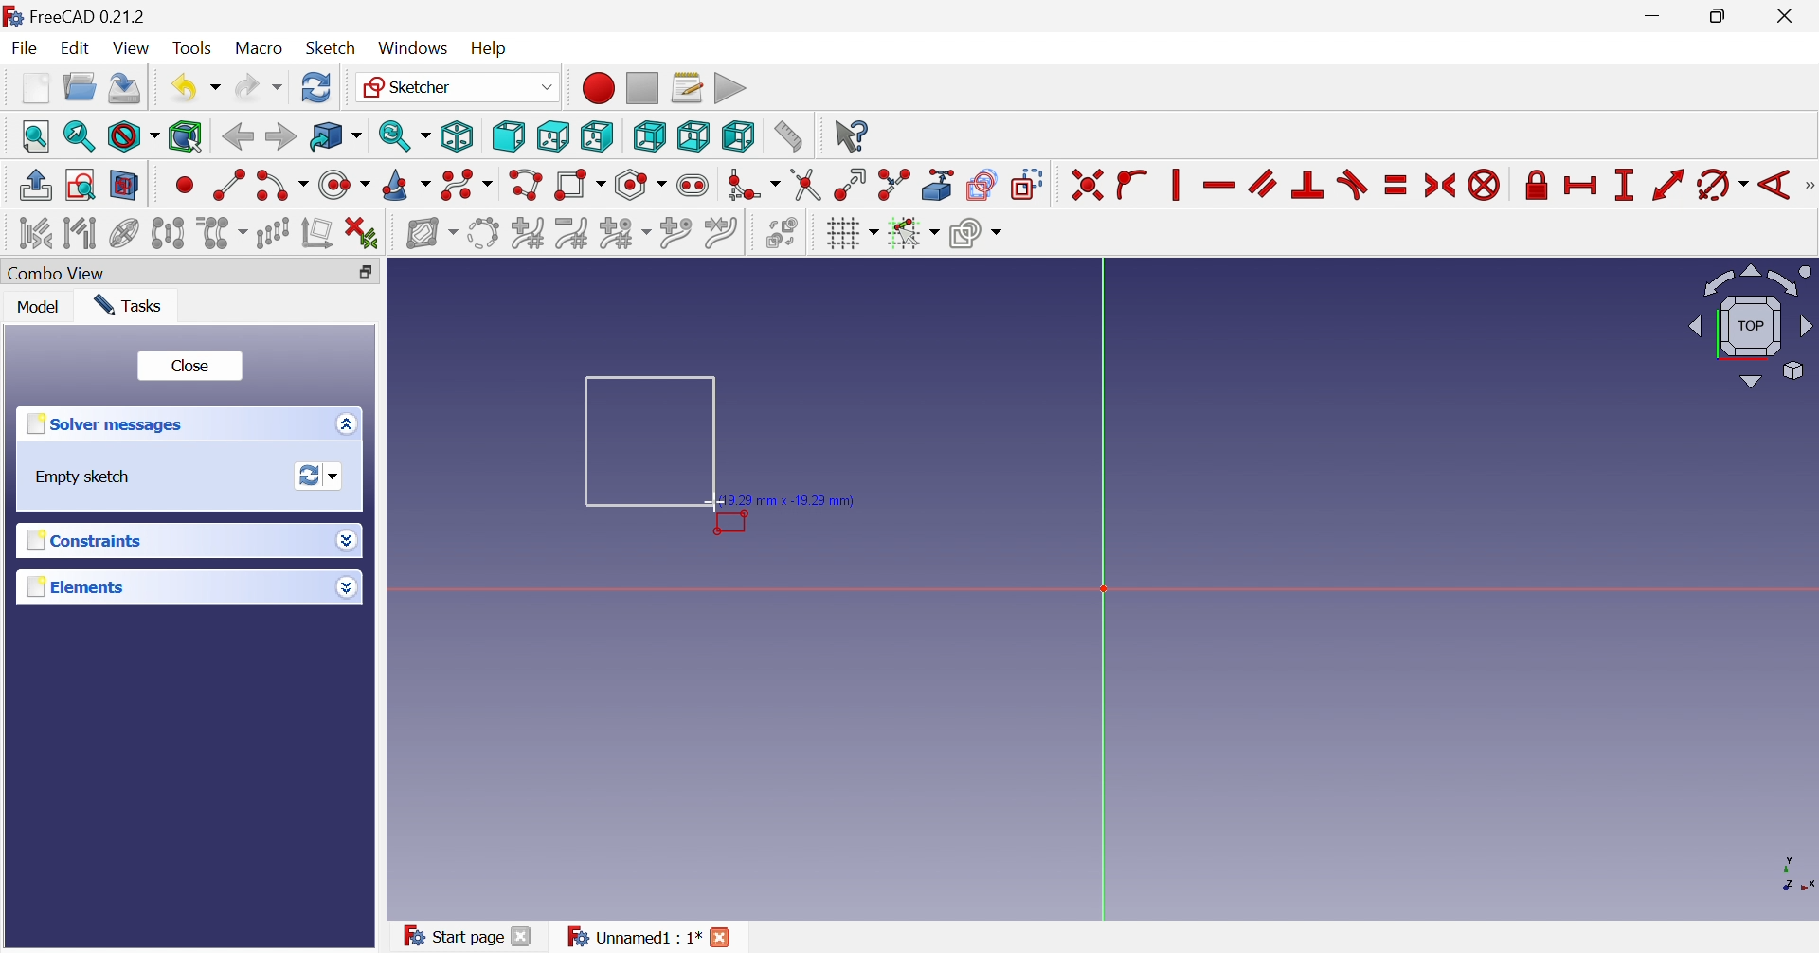 This screenshot has height=953, width=1819. What do you see at coordinates (640, 86) in the screenshot?
I see `Stop macro recording` at bounding box center [640, 86].